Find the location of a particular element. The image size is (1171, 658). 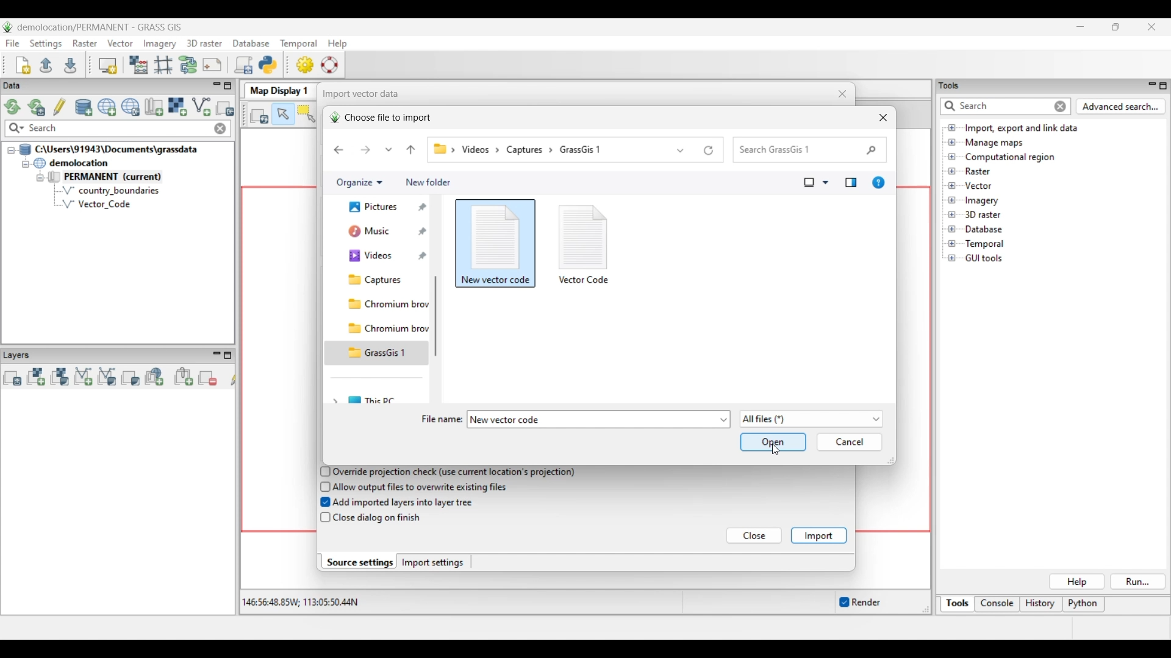

This PC folder is located at coordinates (387, 398).